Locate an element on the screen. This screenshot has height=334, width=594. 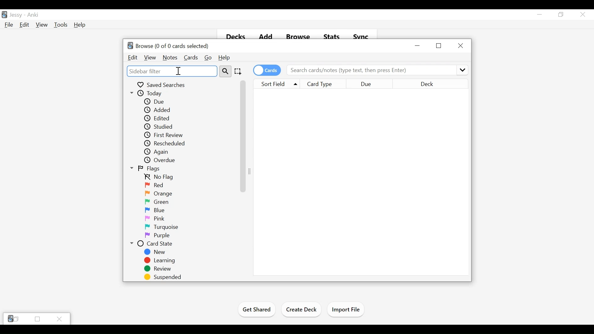
Again is located at coordinates (159, 152).